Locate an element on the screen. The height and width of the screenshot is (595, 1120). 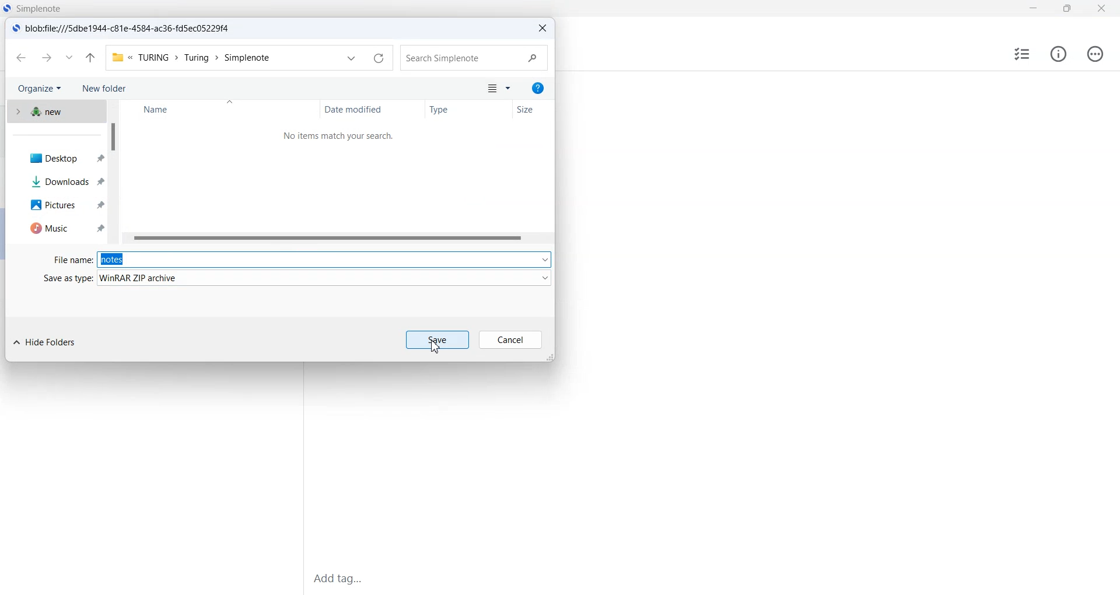
Name is located at coordinates (222, 109).